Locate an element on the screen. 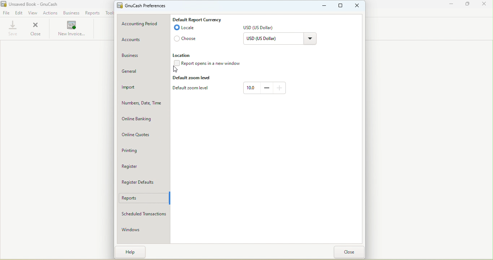  Minimize is located at coordinates (452, 5).